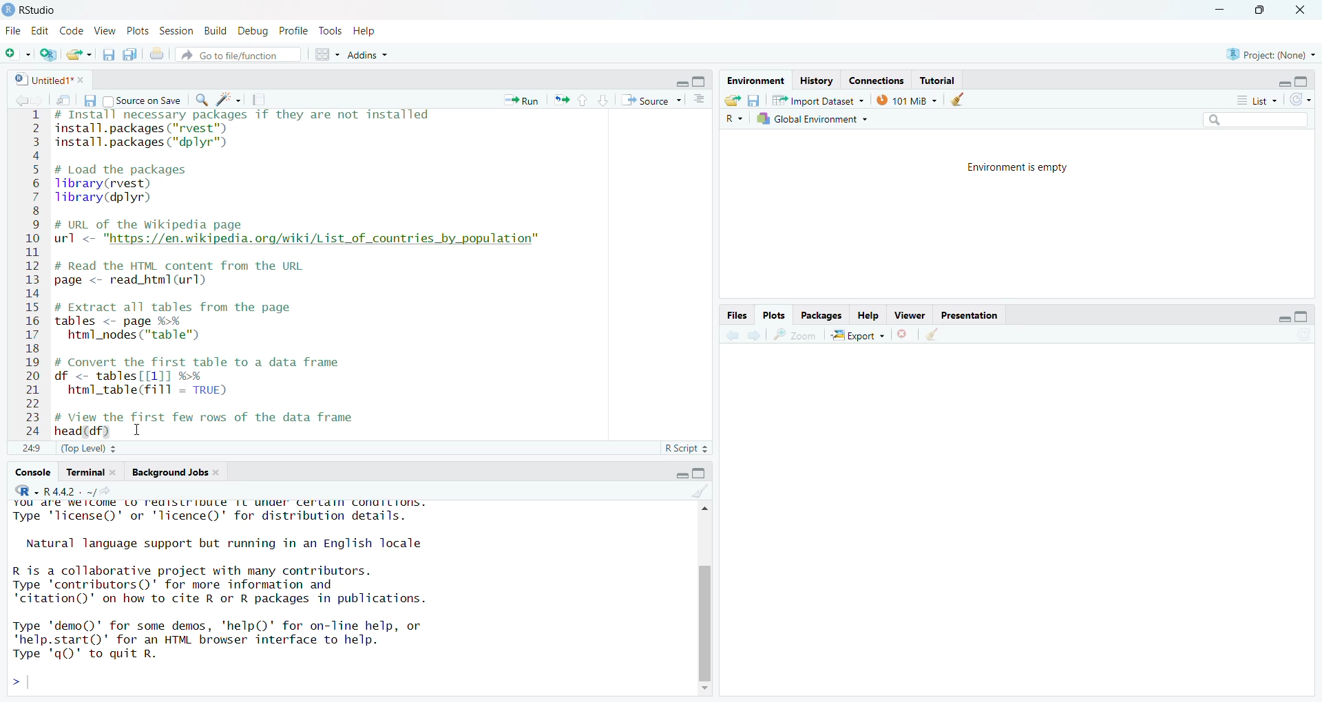 This screenshot has width=1322, height=702. I want to click on clear, so click(700, 491).